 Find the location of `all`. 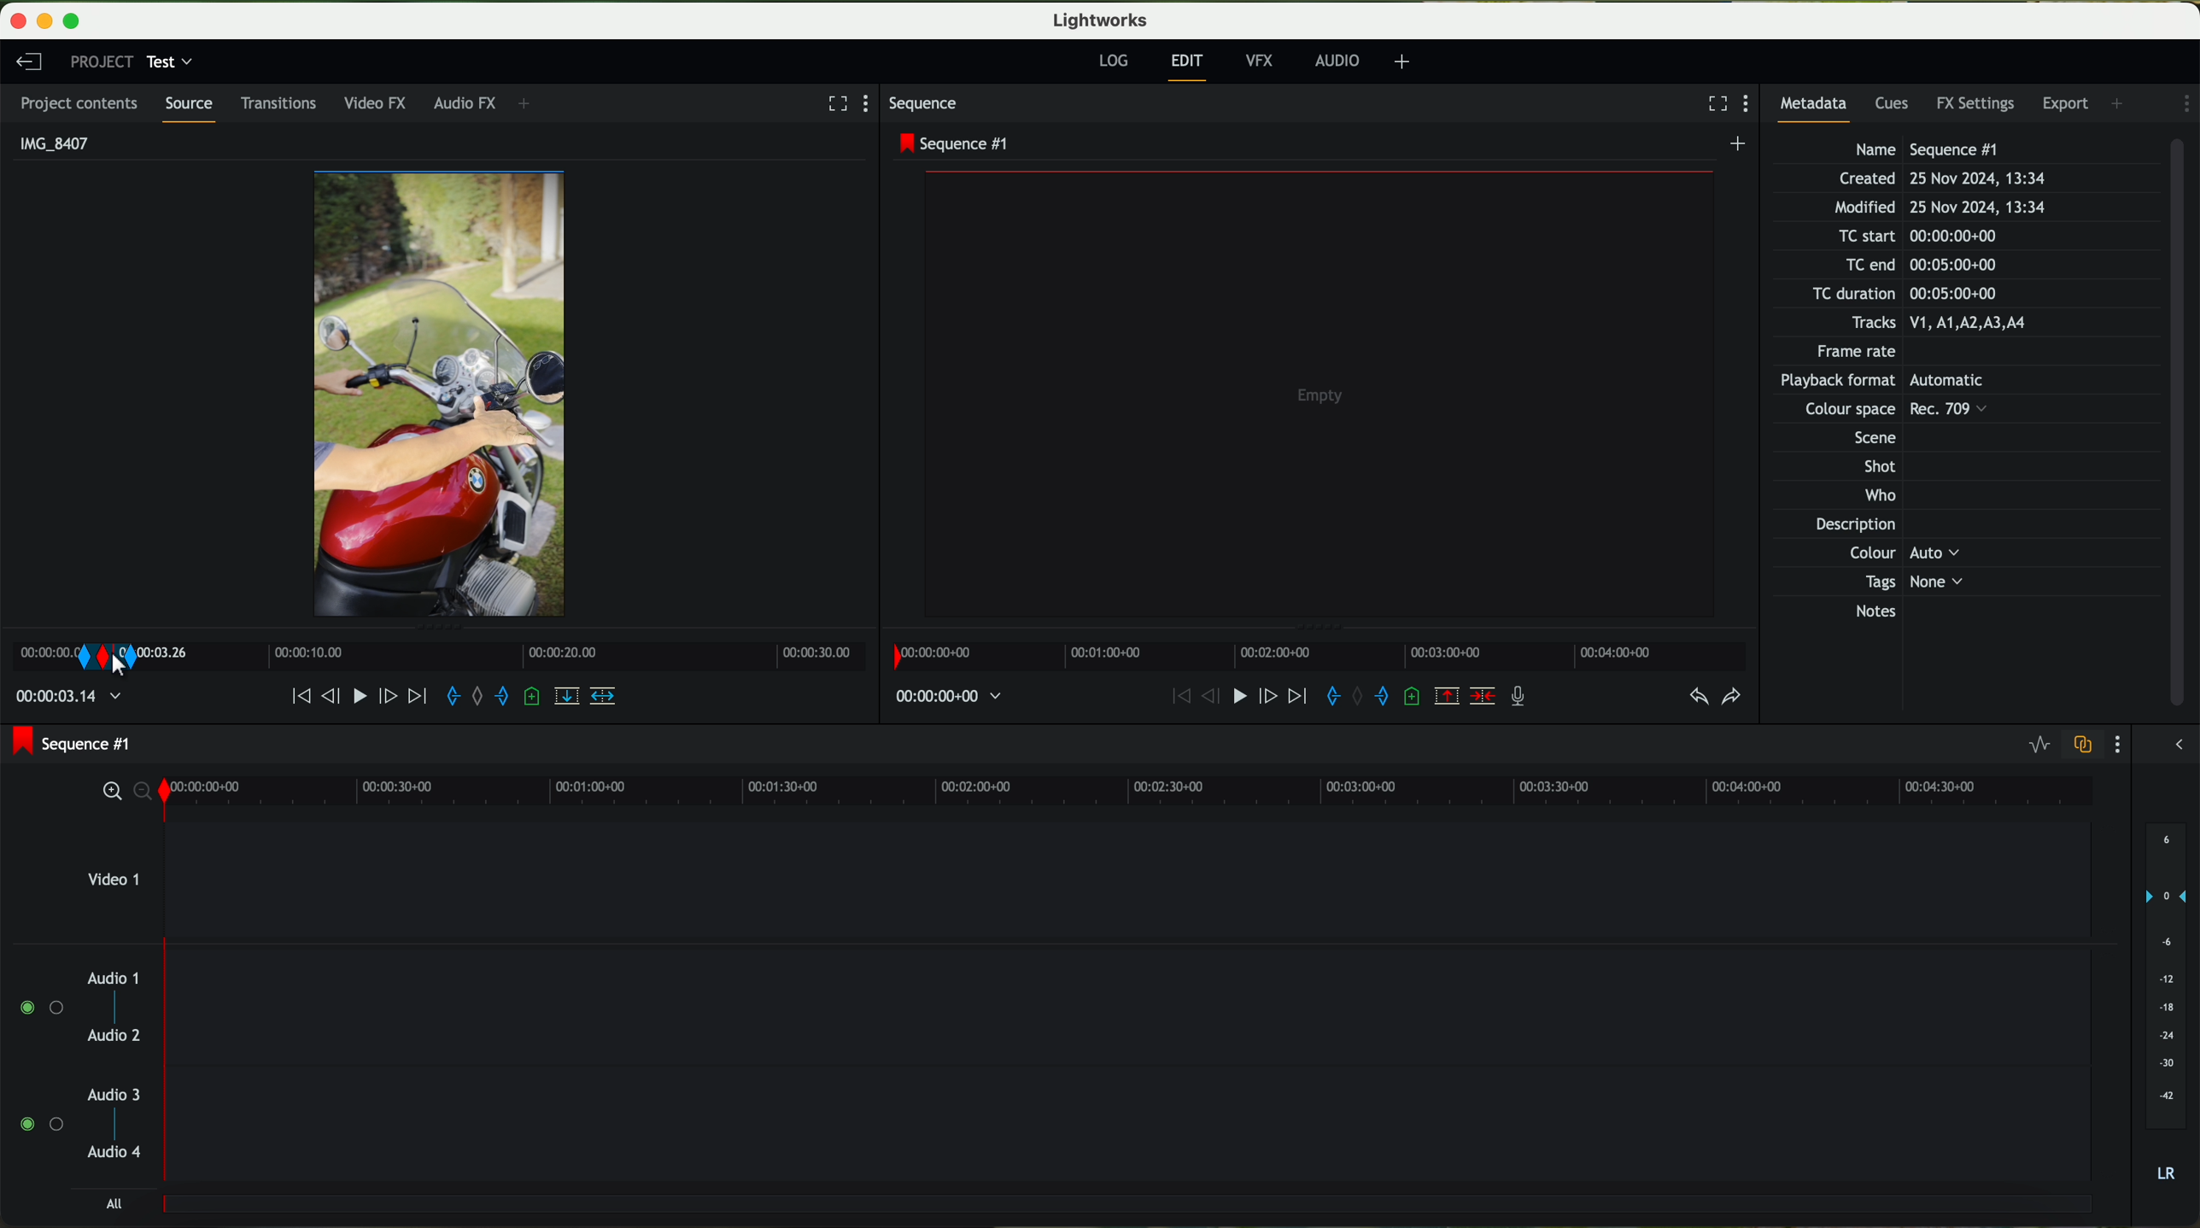

all is located at coordinates (117, 1205).